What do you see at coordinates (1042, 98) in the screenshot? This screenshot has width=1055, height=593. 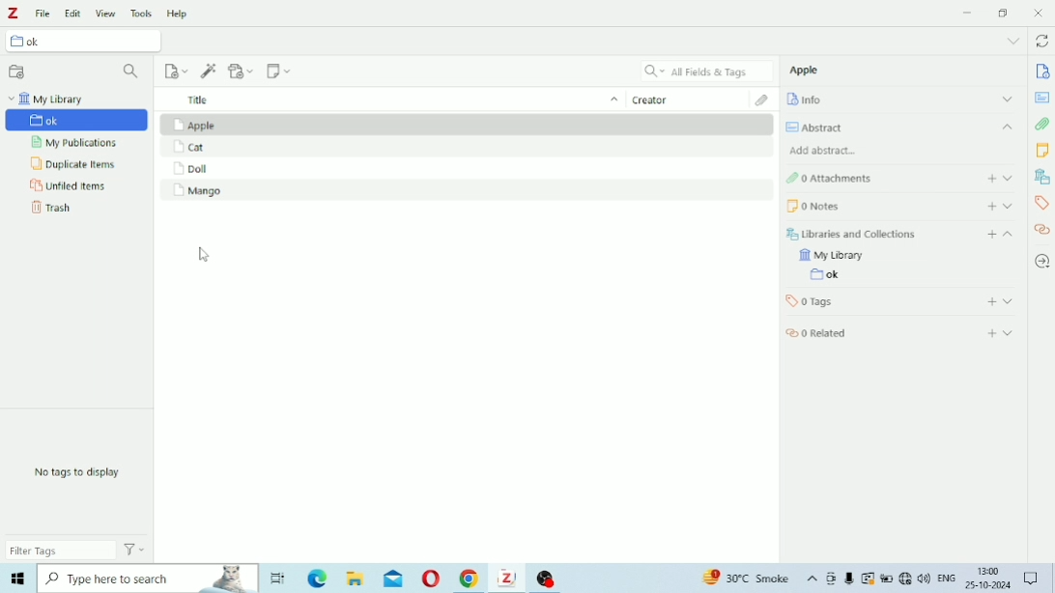 I see `Abstract` at bounding box center [1042, 98].